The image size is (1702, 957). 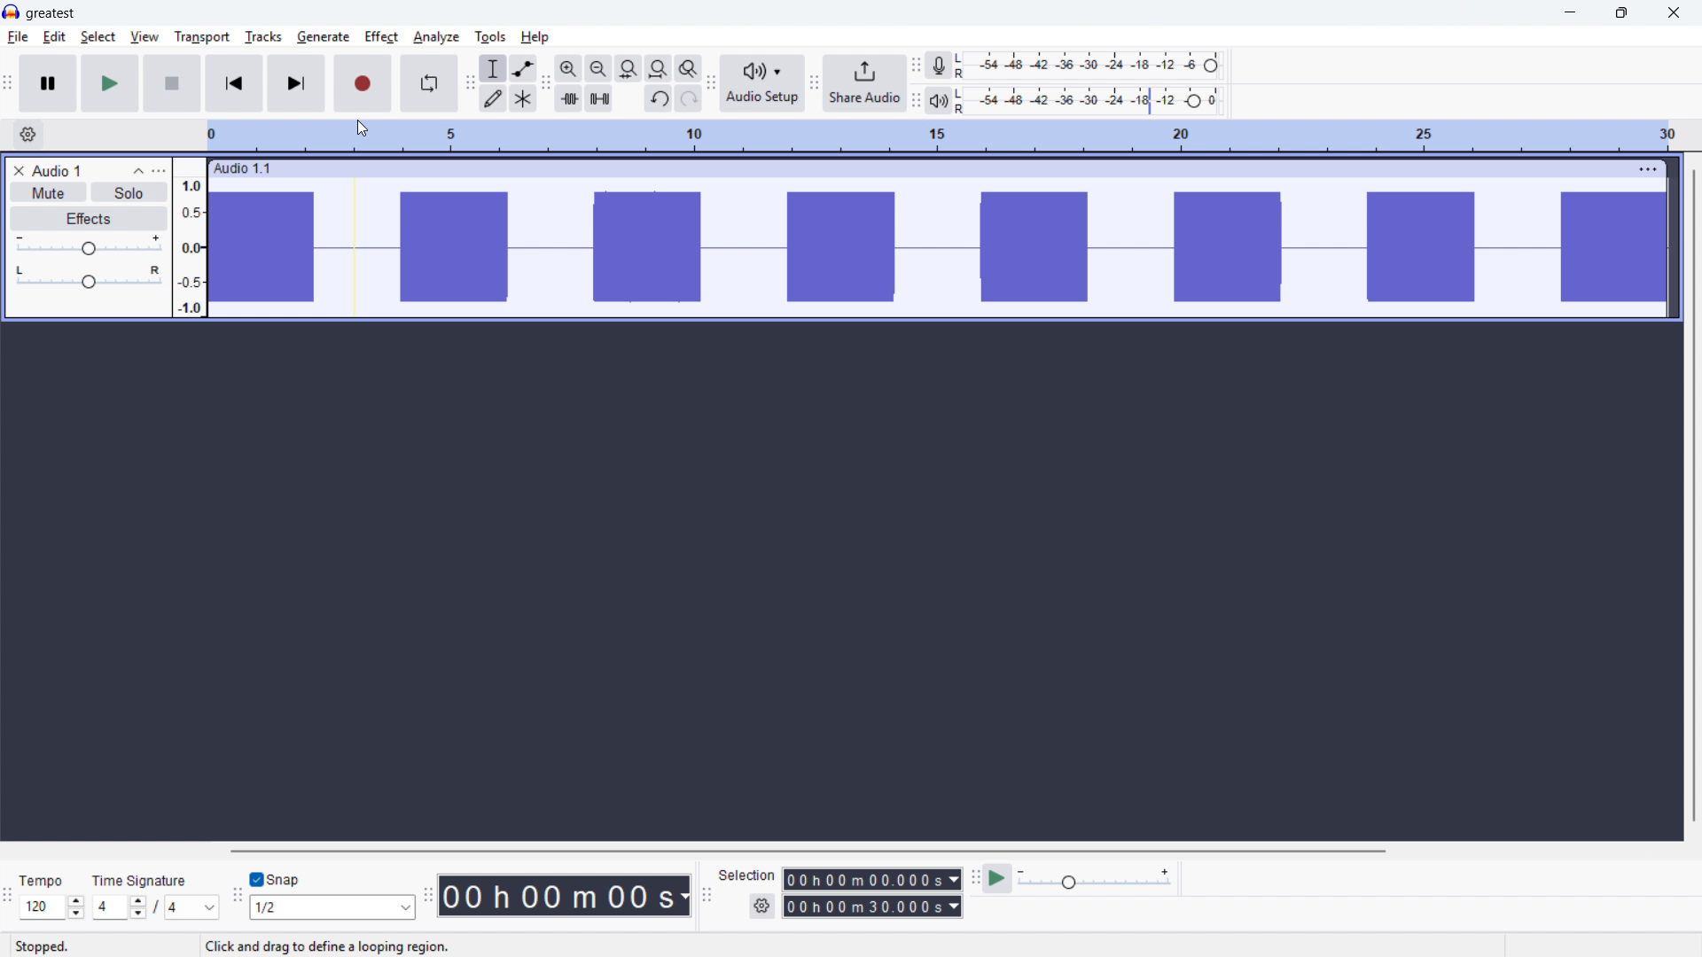 I want to click on Track options, so click(x=1646, y=169).